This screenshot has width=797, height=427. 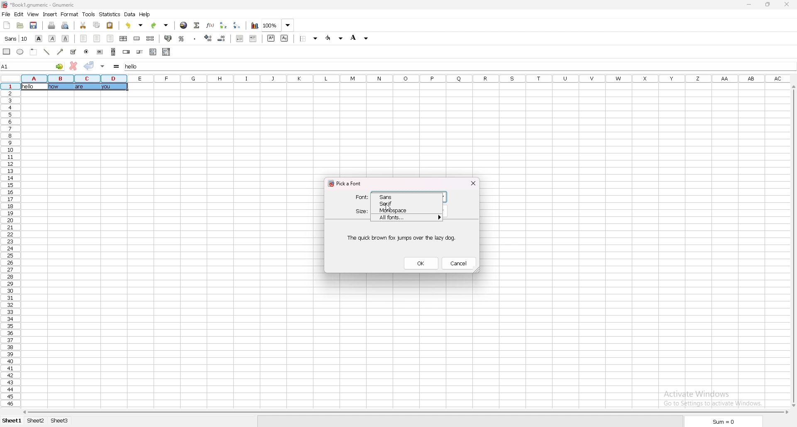 What do you see at coordinates (126, 52) in the screenshot?
I see `spin button` at bounding box center [126, 52].